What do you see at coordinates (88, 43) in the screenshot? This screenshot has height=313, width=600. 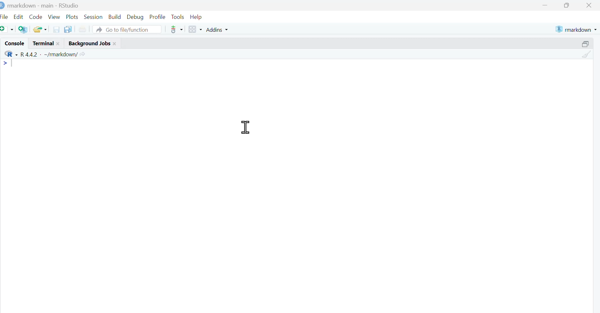 I see `Background Jobs` at bounding box center [88, 43].